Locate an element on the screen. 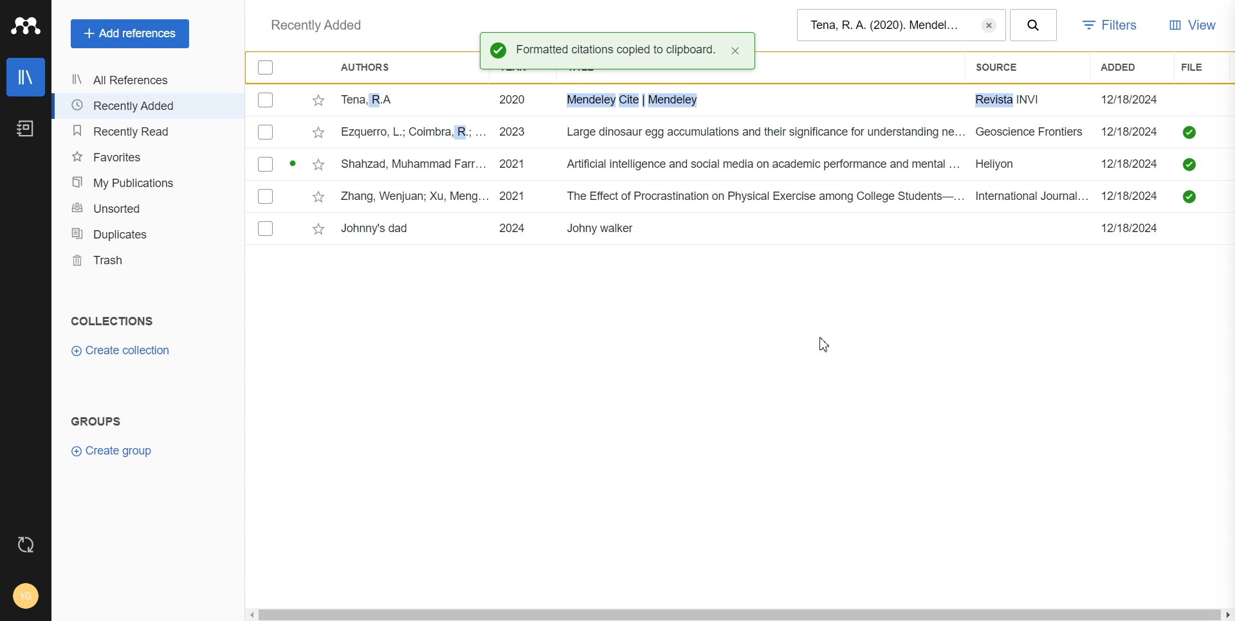 Image resolution: width=1235 pixels, height=621 pixels. Library is located at coordinates (26, 77).